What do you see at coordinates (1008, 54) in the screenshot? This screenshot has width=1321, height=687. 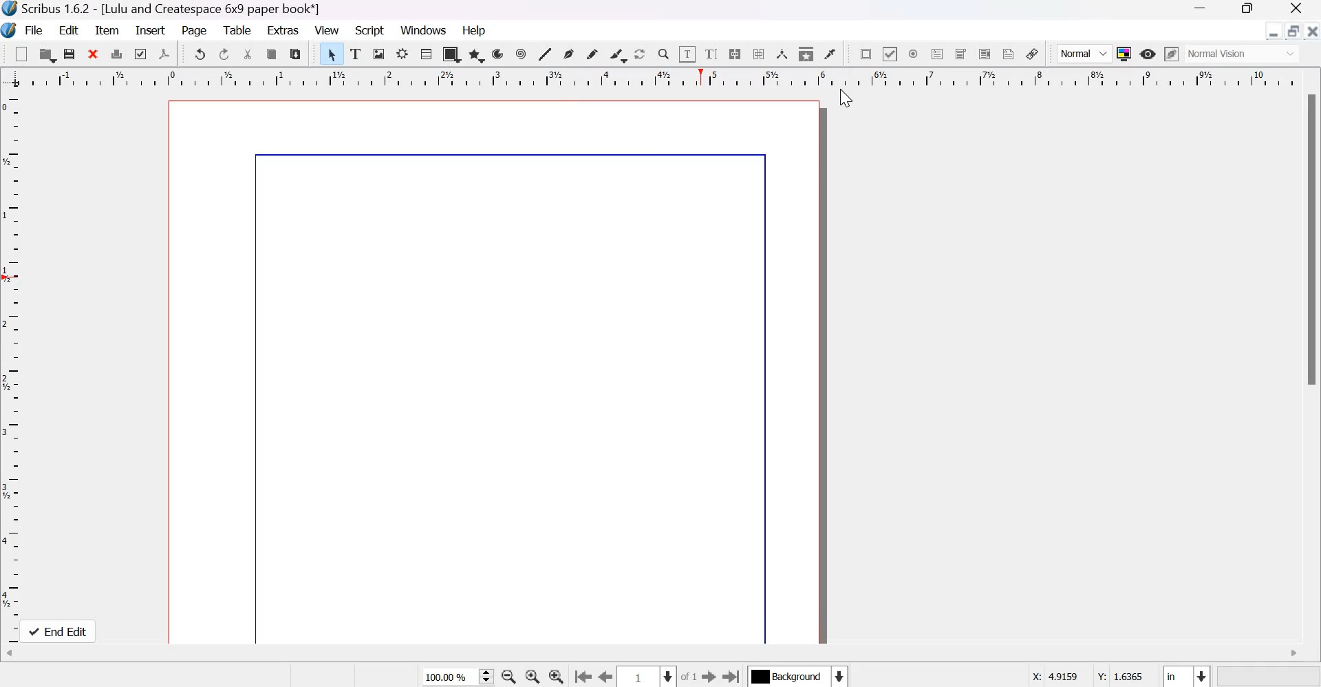 I see `Text annotation` at bounding box center [1008, 54].